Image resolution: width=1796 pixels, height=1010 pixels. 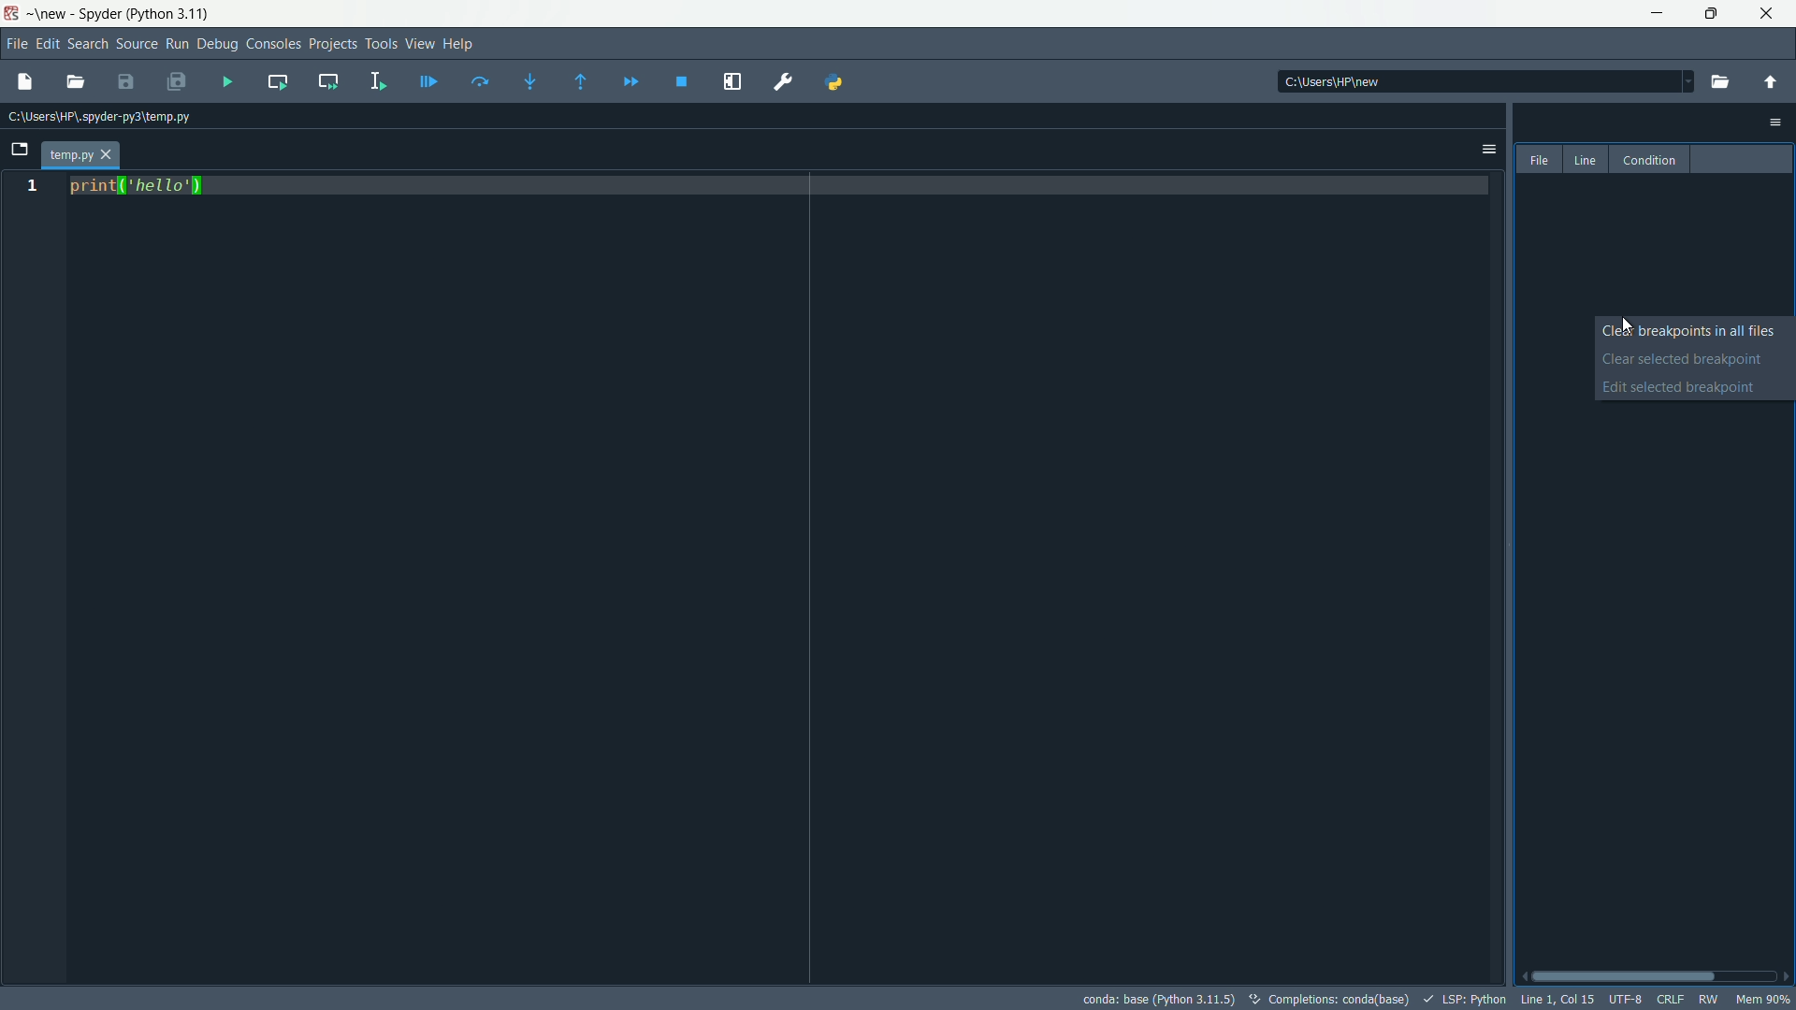 I want to click on close app, so click(x=1770, y=14).